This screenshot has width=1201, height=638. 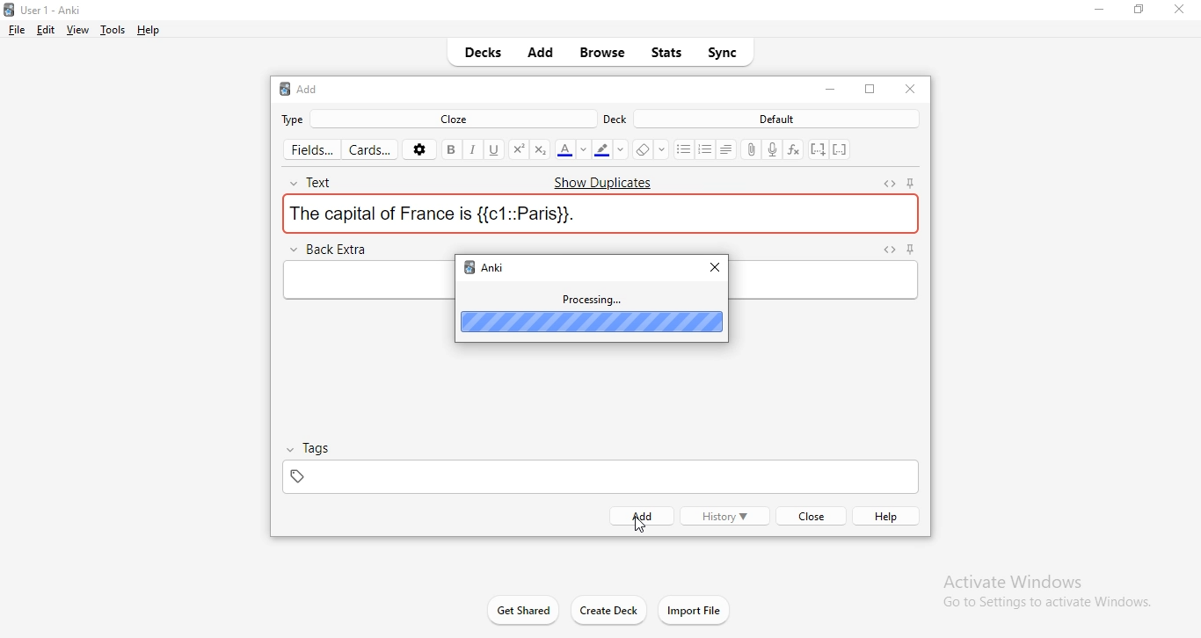 I want to click on Show Duplicates, so click(x=600, y=181).